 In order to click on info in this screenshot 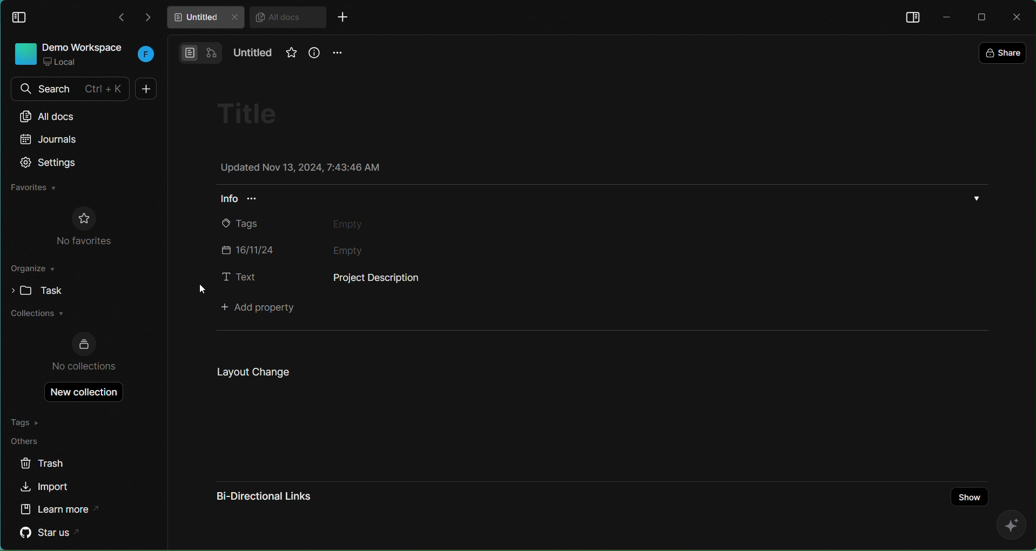, I will do `click(313, 53)`.